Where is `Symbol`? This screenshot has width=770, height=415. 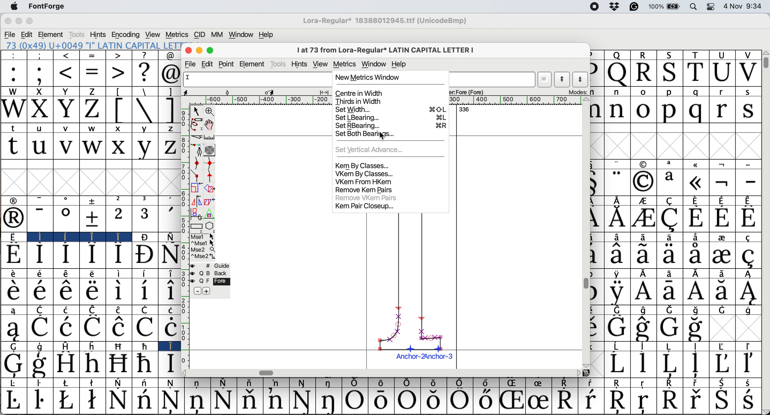
Symbol is located at coordinates (617, 237).